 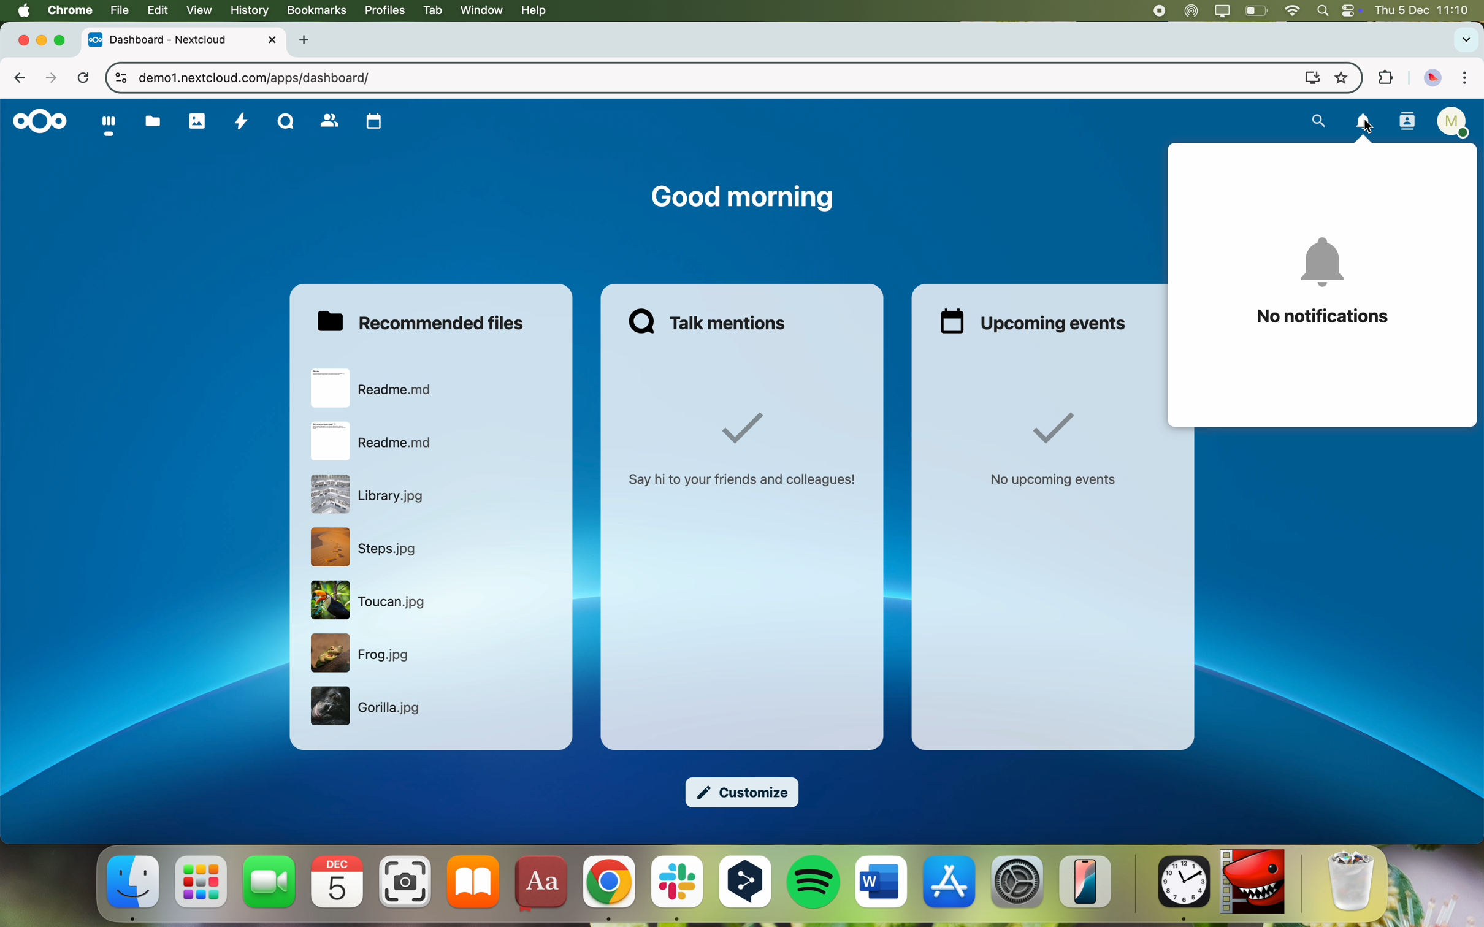 I want to click on Nextcloud logo, so click(x=37, y=123).